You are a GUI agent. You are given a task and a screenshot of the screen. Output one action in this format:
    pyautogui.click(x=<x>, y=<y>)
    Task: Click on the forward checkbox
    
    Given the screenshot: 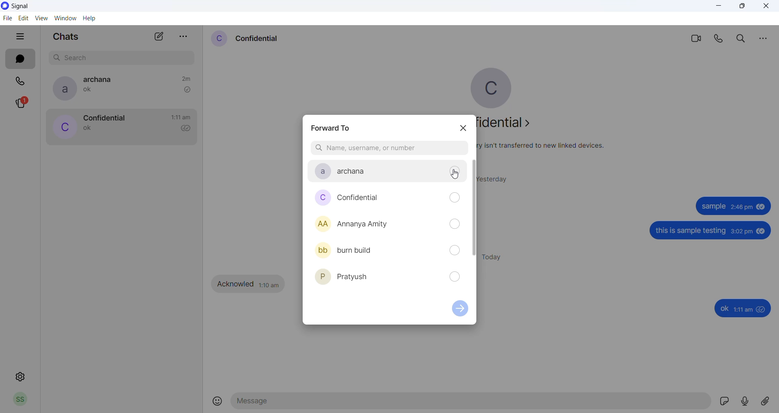 What is the action you would take?
    pyautogui.click(x=454, y=226)
    